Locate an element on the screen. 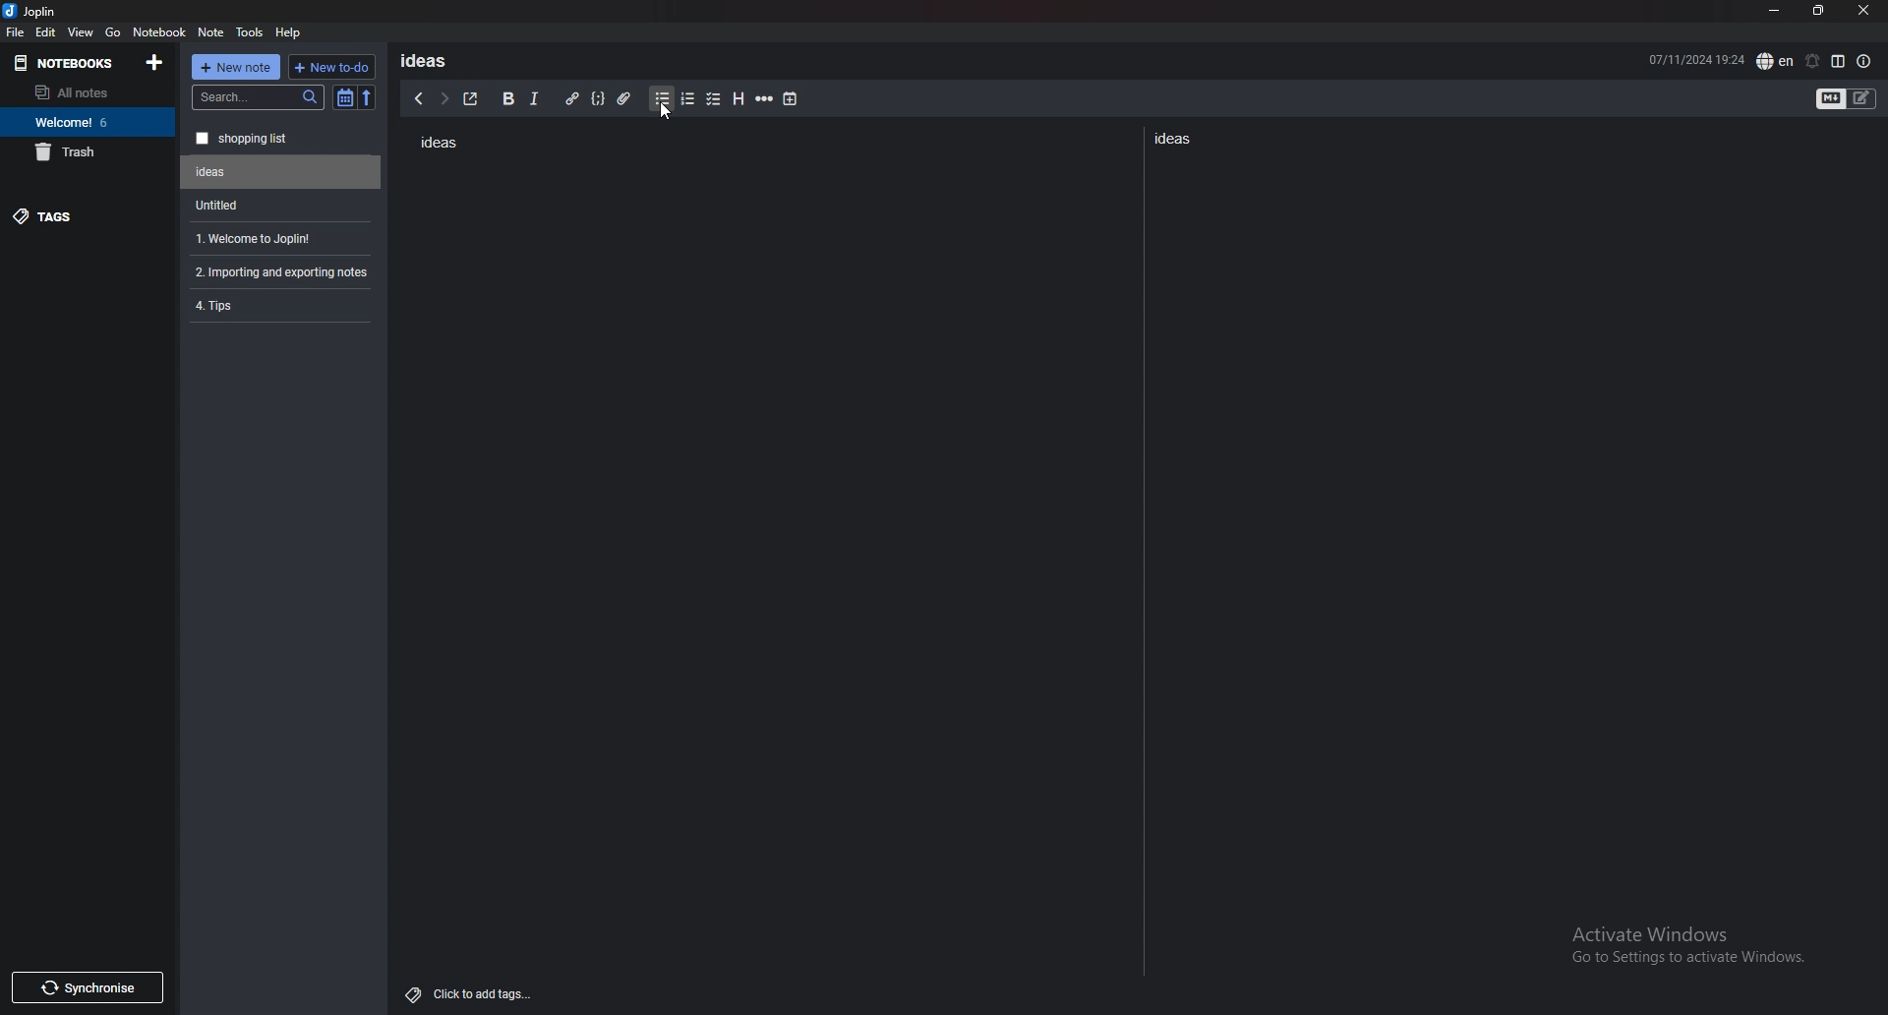 This screenshot has height=1015, width=1888. Untitled is located at coordinates (276, 205).